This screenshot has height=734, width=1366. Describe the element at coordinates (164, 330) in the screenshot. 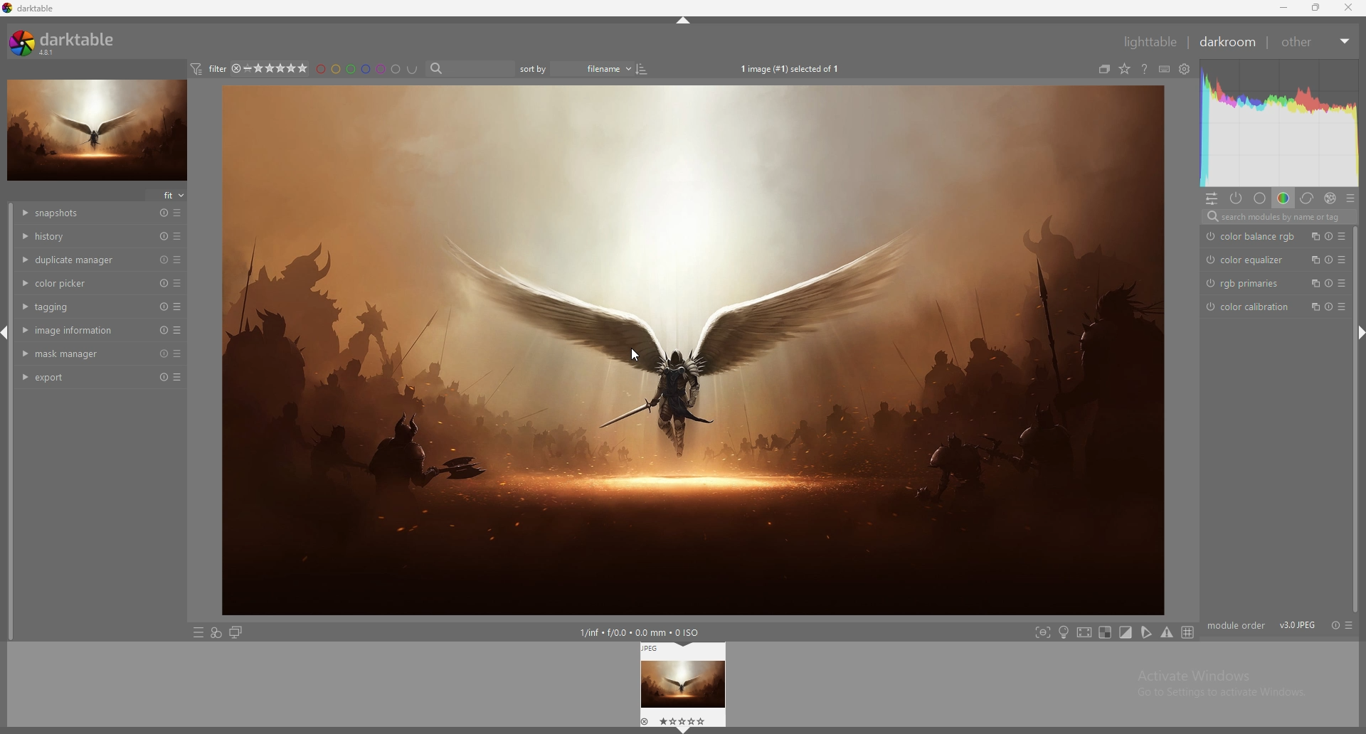

I see `reset` at that location.